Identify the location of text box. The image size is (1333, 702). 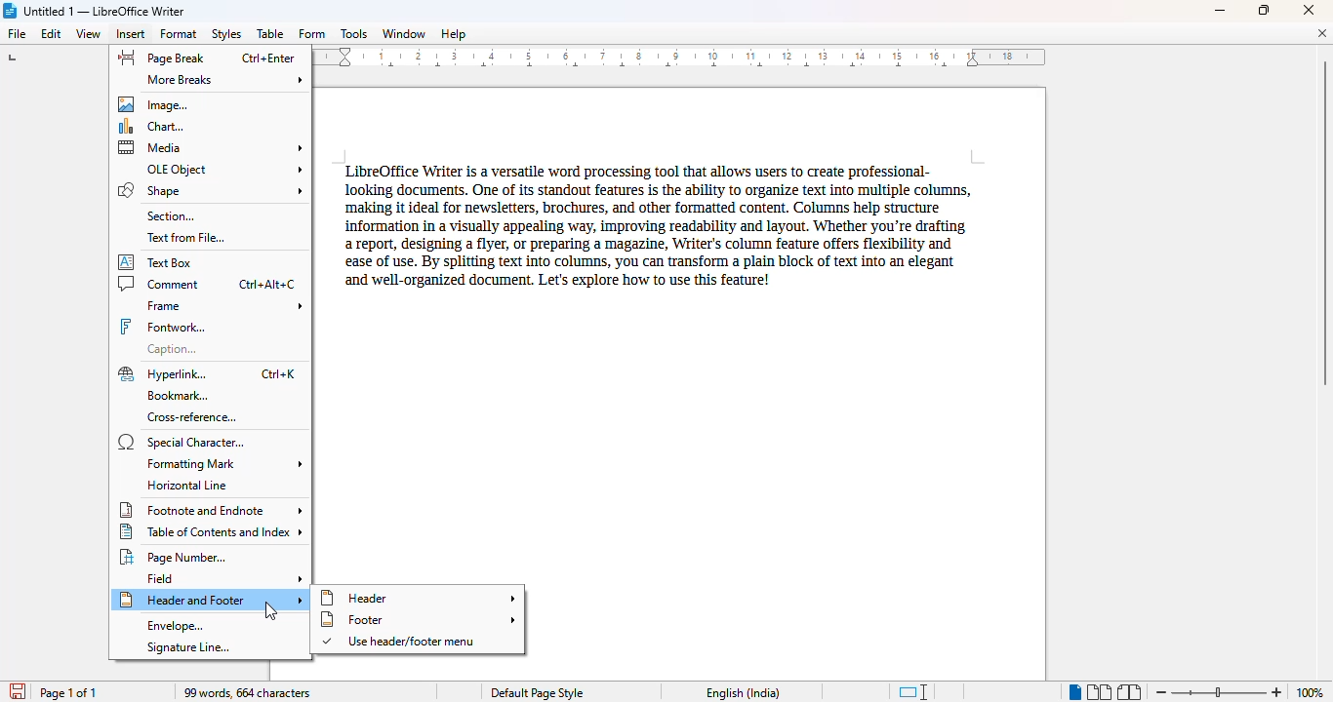
(162, 261).